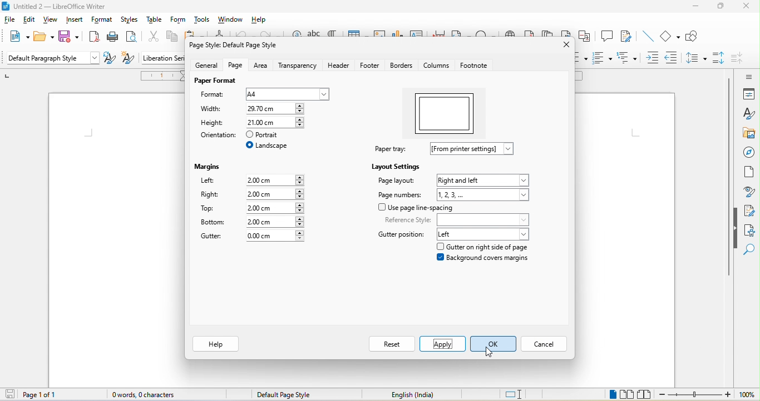 The image size is (760, 401). What do you see at coordinates (741, 58) in the screenshot?
I see `decrease paragraph spacing` at bounding box center [741, 58].